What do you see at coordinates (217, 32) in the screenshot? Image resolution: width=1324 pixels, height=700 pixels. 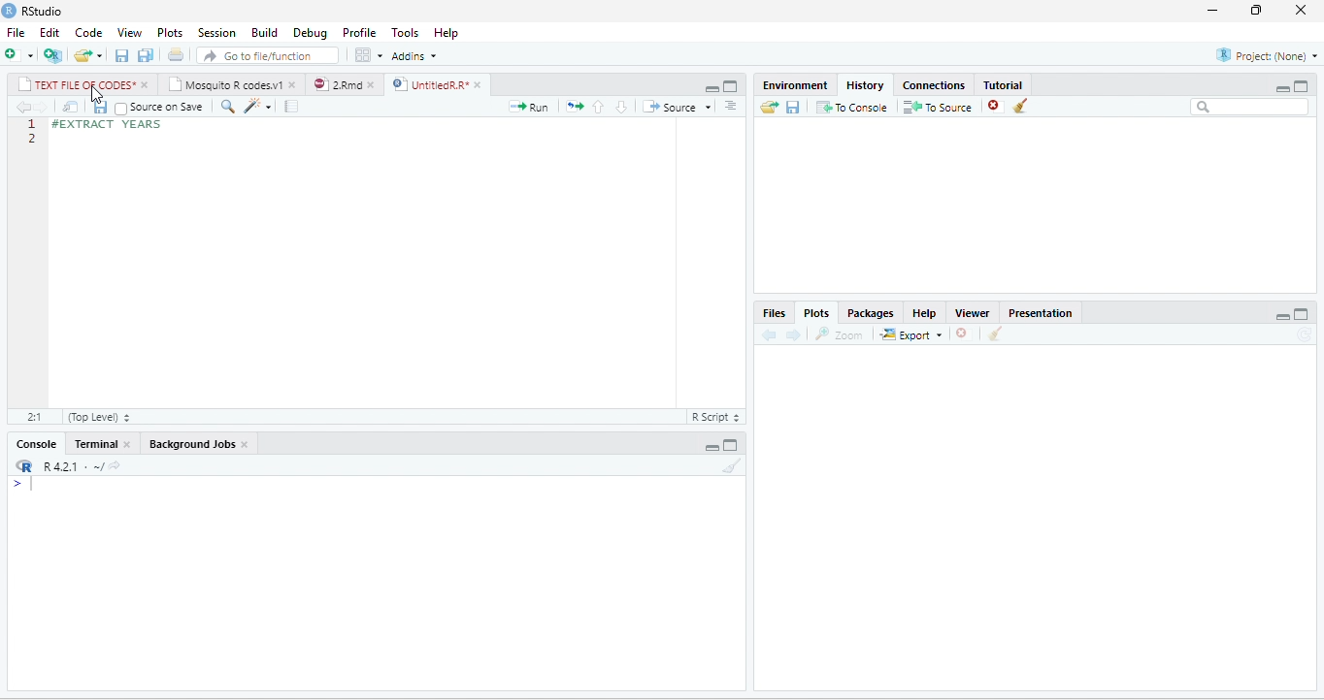 I see `Session` at bounding box center [217, 32].